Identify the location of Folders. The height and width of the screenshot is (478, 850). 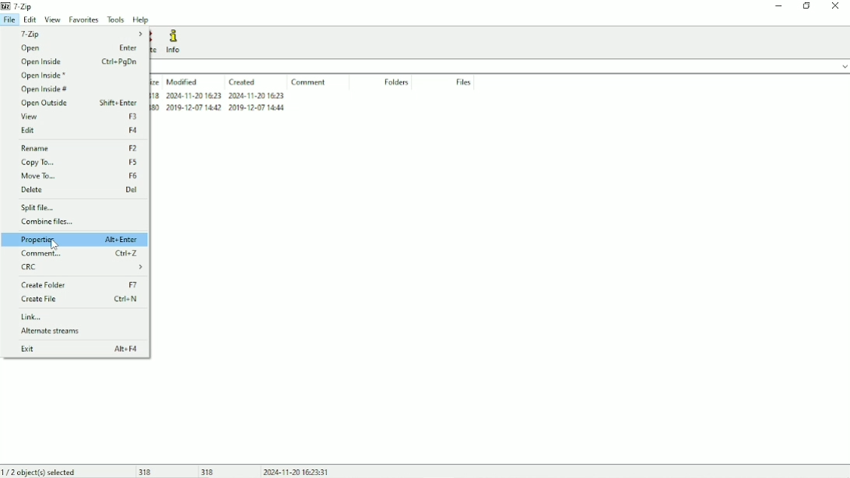
(397, 82).